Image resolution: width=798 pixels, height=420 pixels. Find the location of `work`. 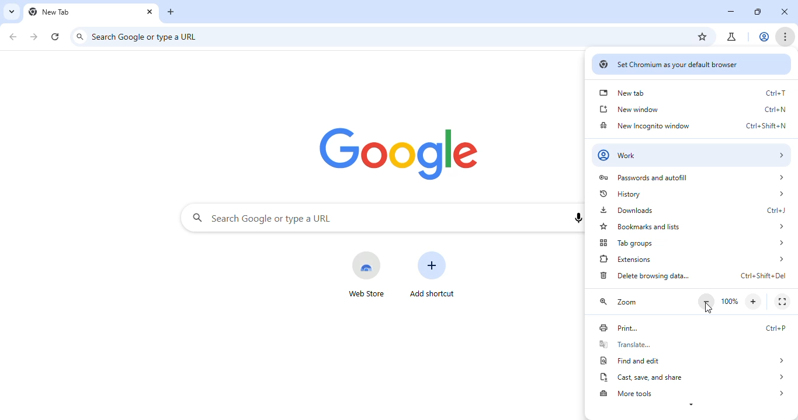

work is located at coordinates (692, 155).